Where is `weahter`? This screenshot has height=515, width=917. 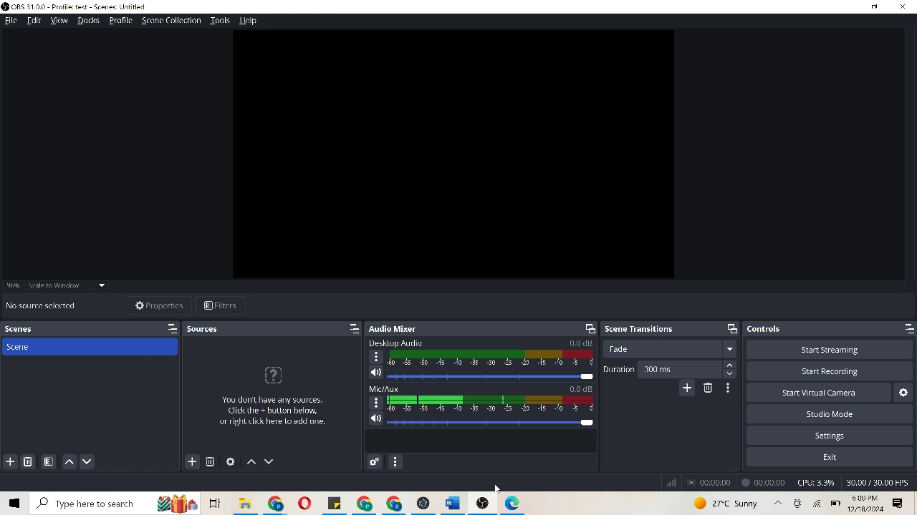
weahter is located at coordinates (726, 502).